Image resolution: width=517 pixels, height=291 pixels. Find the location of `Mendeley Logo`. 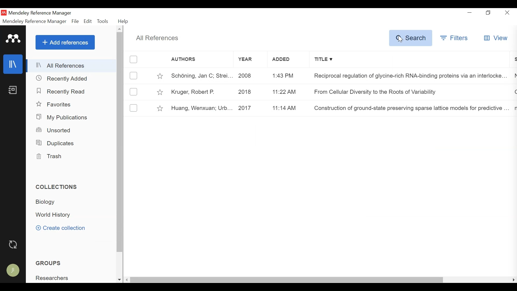

Mendeley Logo is located at coordinates (14, 39).